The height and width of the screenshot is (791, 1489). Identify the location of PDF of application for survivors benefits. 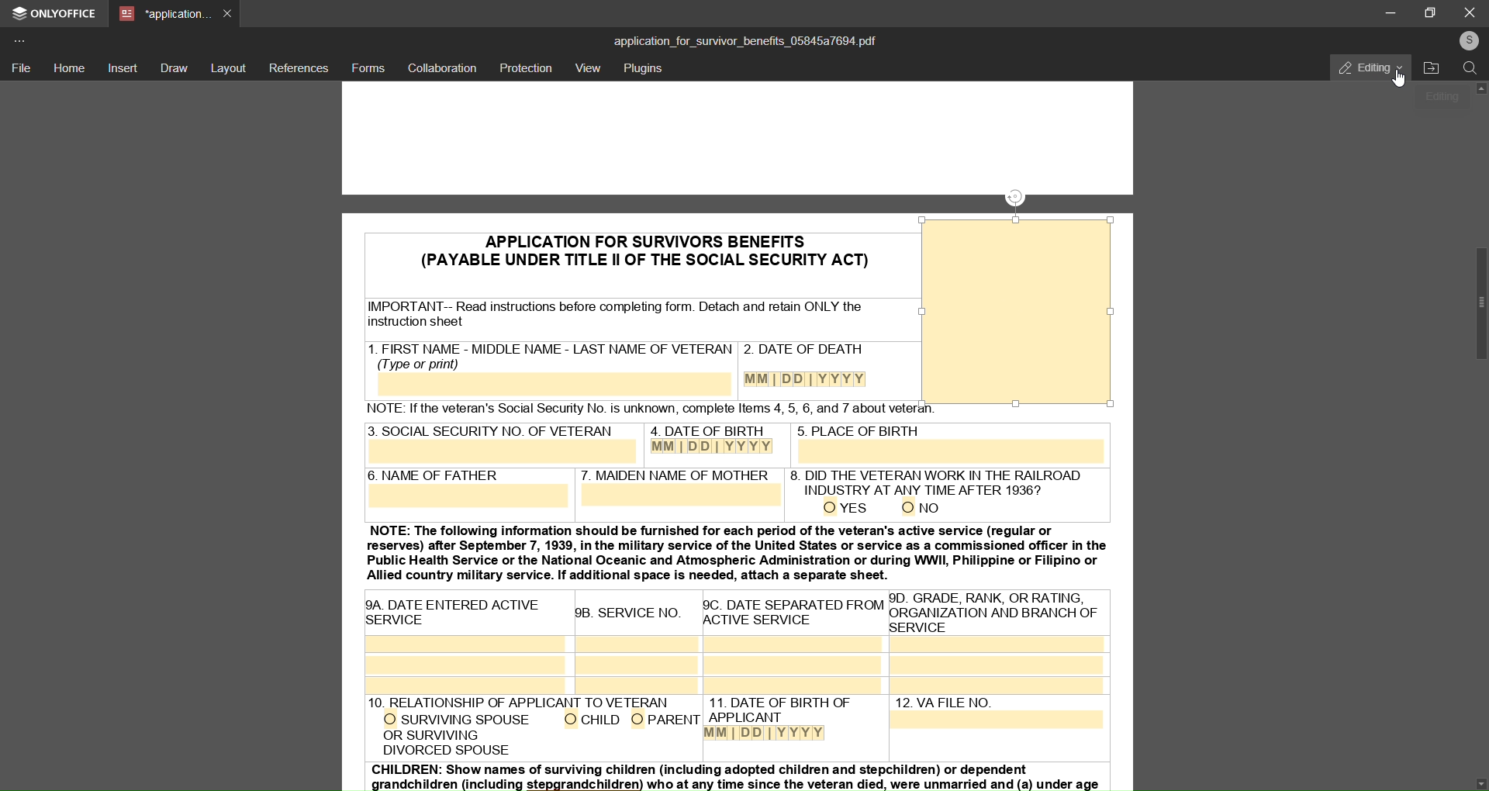
(620, 249).